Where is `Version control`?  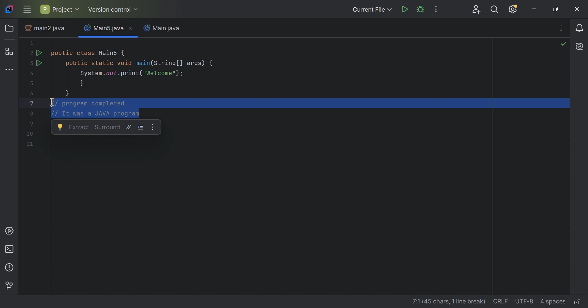 Version control is located at coordinates (9, 285).